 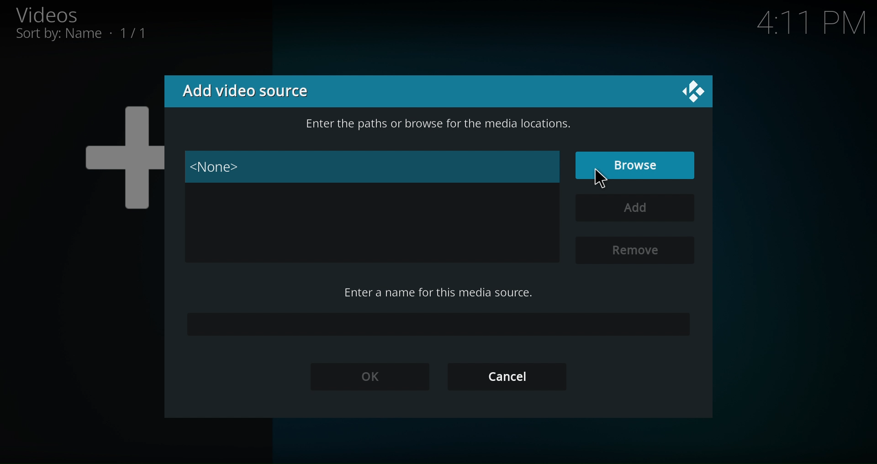 I want to click on Add video source, so click(x=244, y=90).